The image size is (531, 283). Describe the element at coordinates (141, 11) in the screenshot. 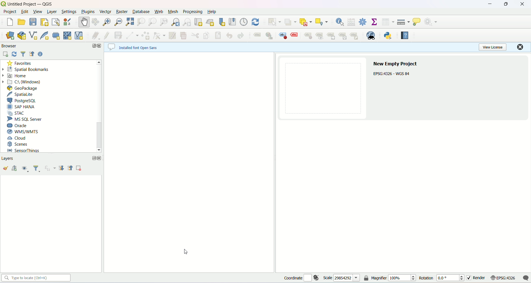

I see `database` at that location.